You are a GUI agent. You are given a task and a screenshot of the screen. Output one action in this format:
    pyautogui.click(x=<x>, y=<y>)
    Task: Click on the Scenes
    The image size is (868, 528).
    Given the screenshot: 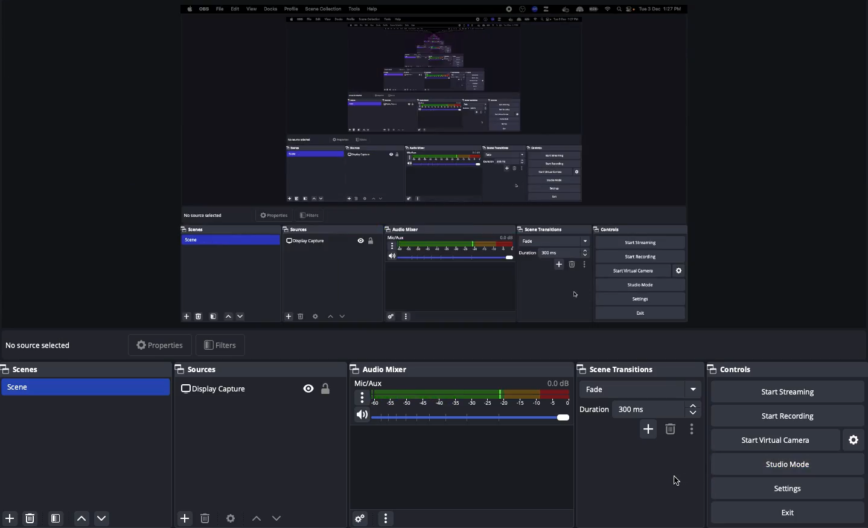 What is the action you would take?
    pyautogui.click(x=84, y=386)
    